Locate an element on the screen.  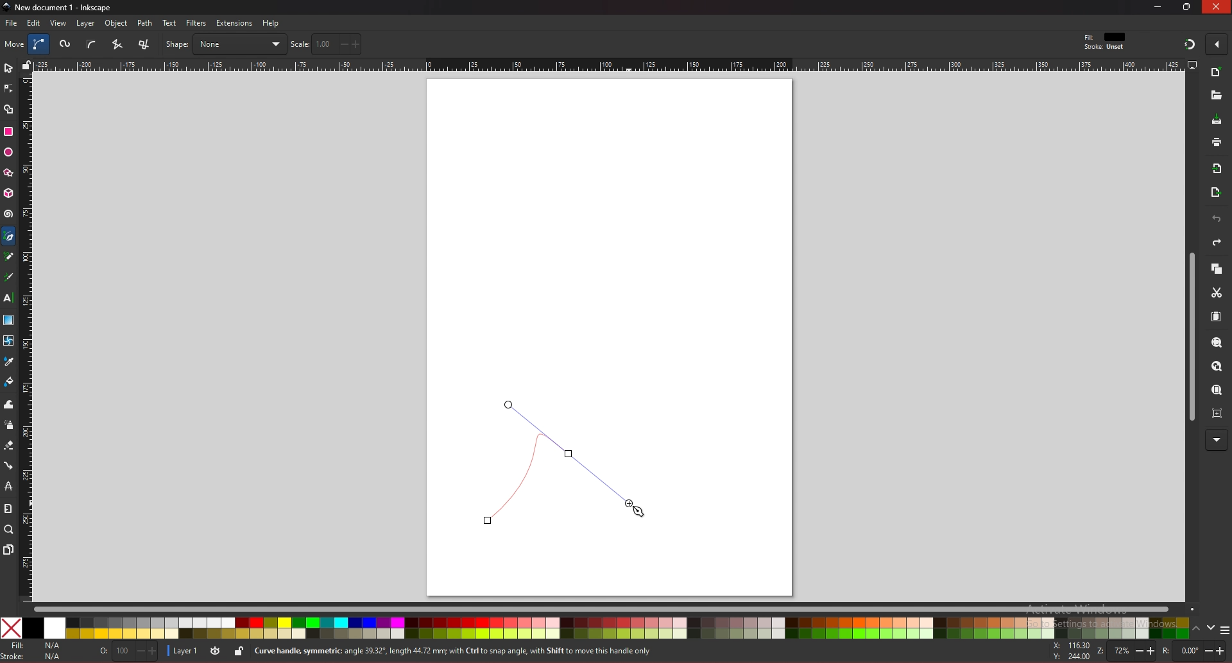
zoom is located at coordinates (1124, 652).